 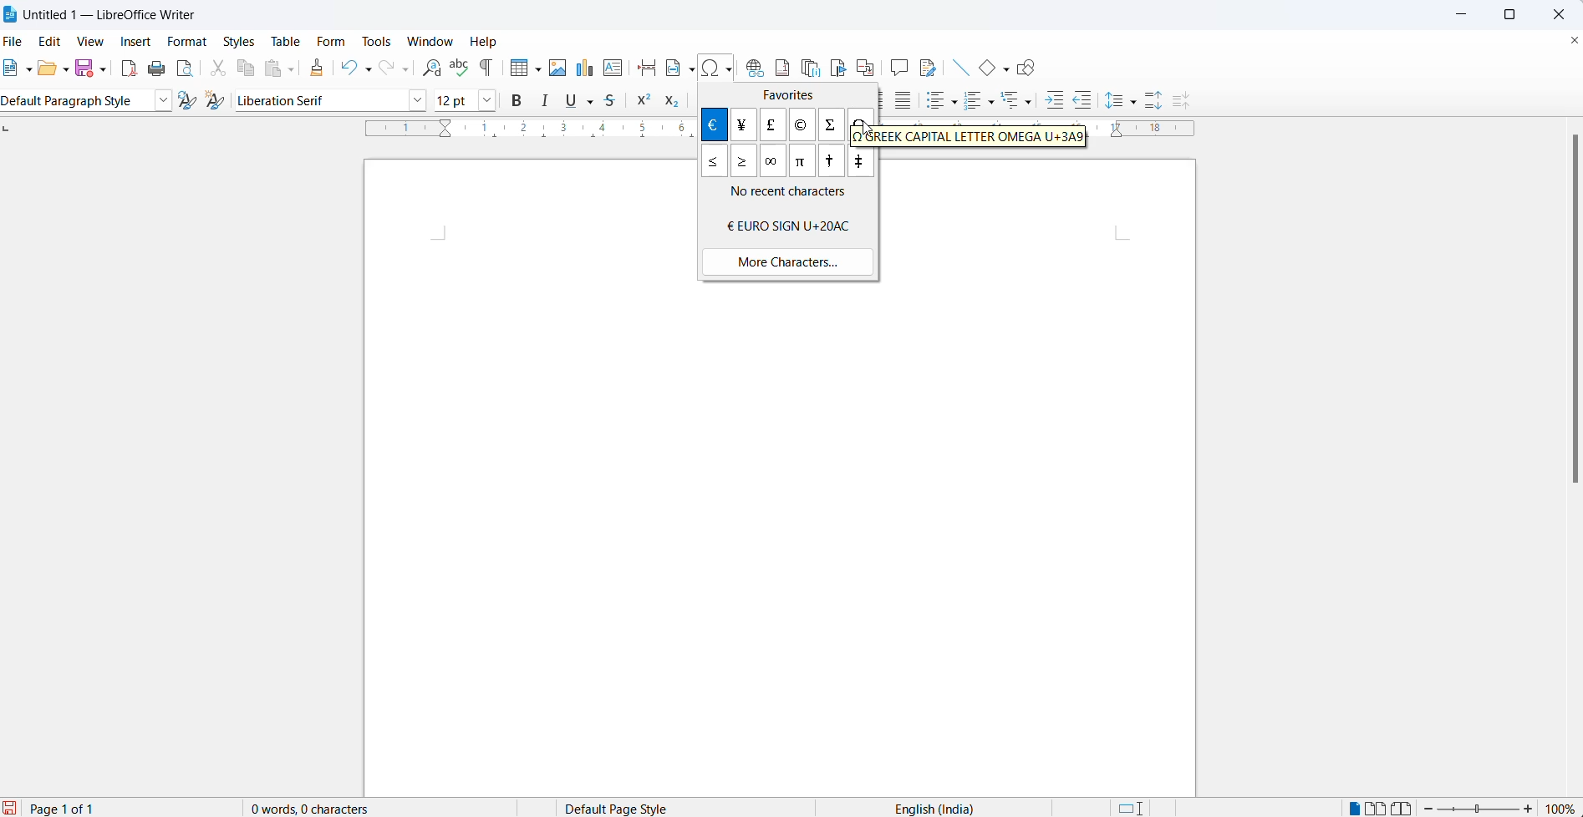 I want to click on copy, so click(x=243, y=71).